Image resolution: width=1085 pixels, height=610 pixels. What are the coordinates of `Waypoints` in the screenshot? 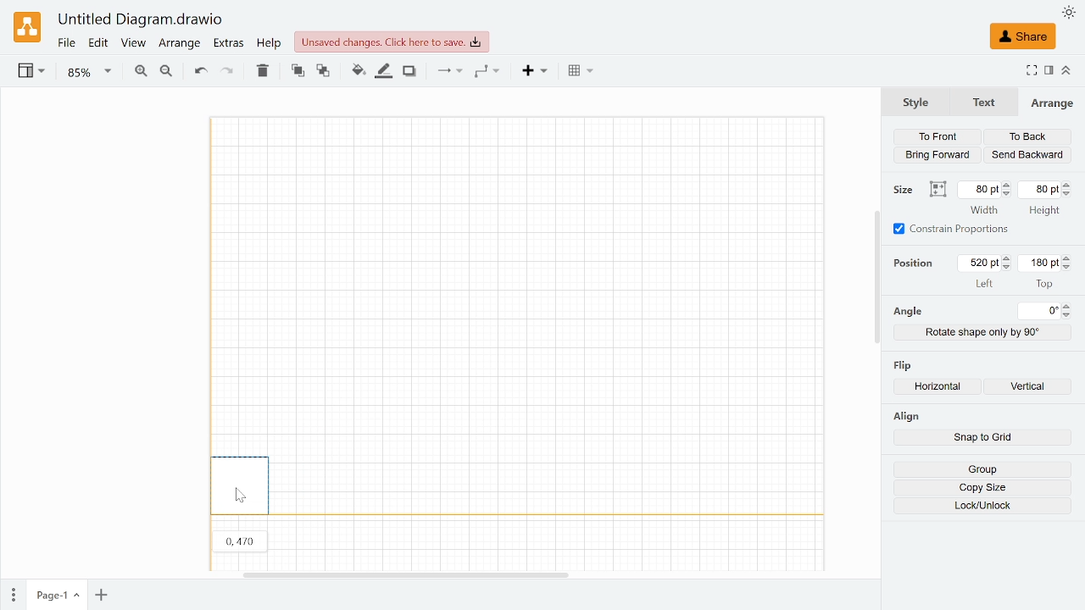 It's located at (487, 72).